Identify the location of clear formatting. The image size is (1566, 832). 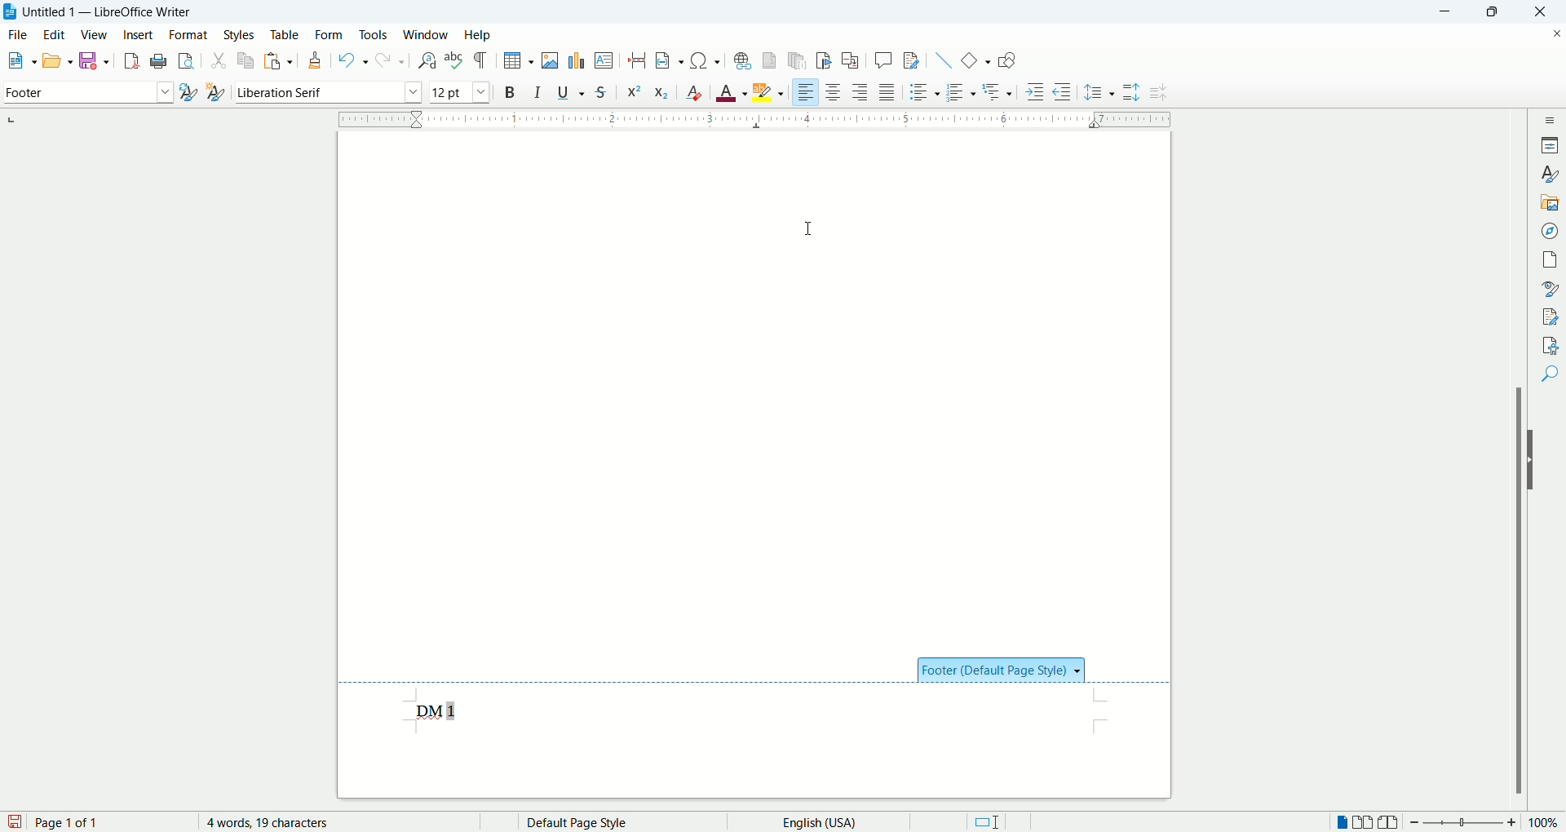
(695, 92).